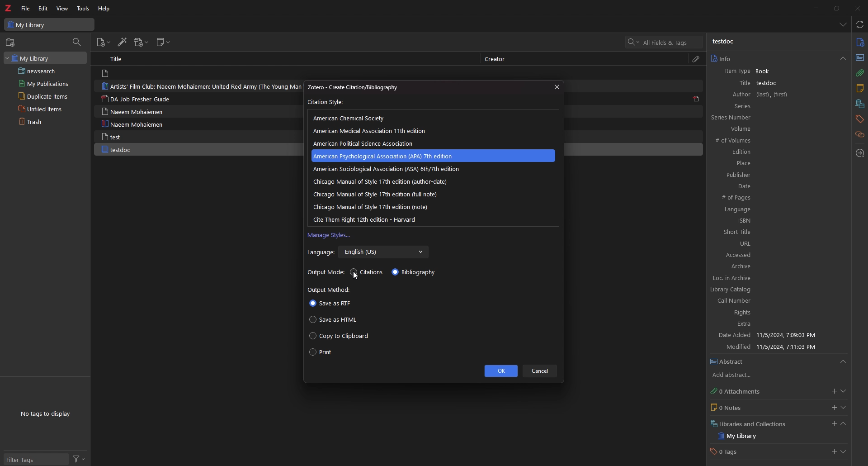 The image size is (868, 466). I want to click on file logo, so click(107, 74).